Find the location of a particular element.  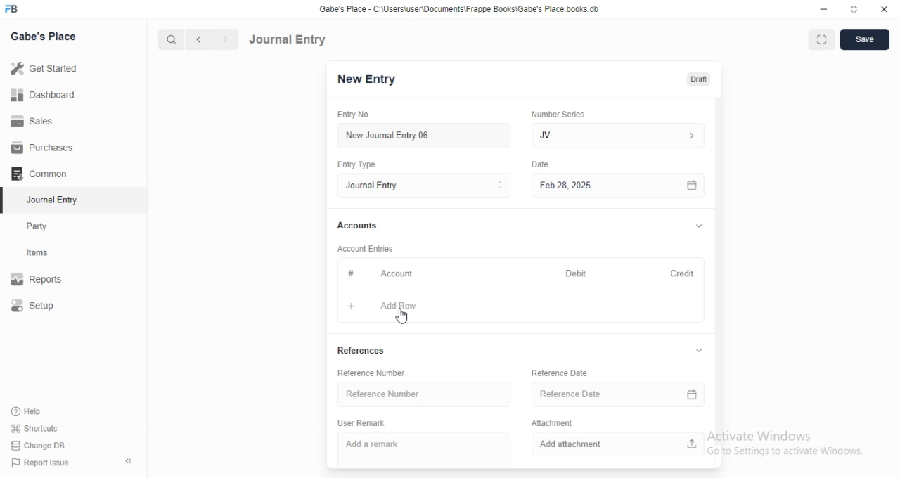

Feb 28, 2025 is located at coordinates (605, 185).